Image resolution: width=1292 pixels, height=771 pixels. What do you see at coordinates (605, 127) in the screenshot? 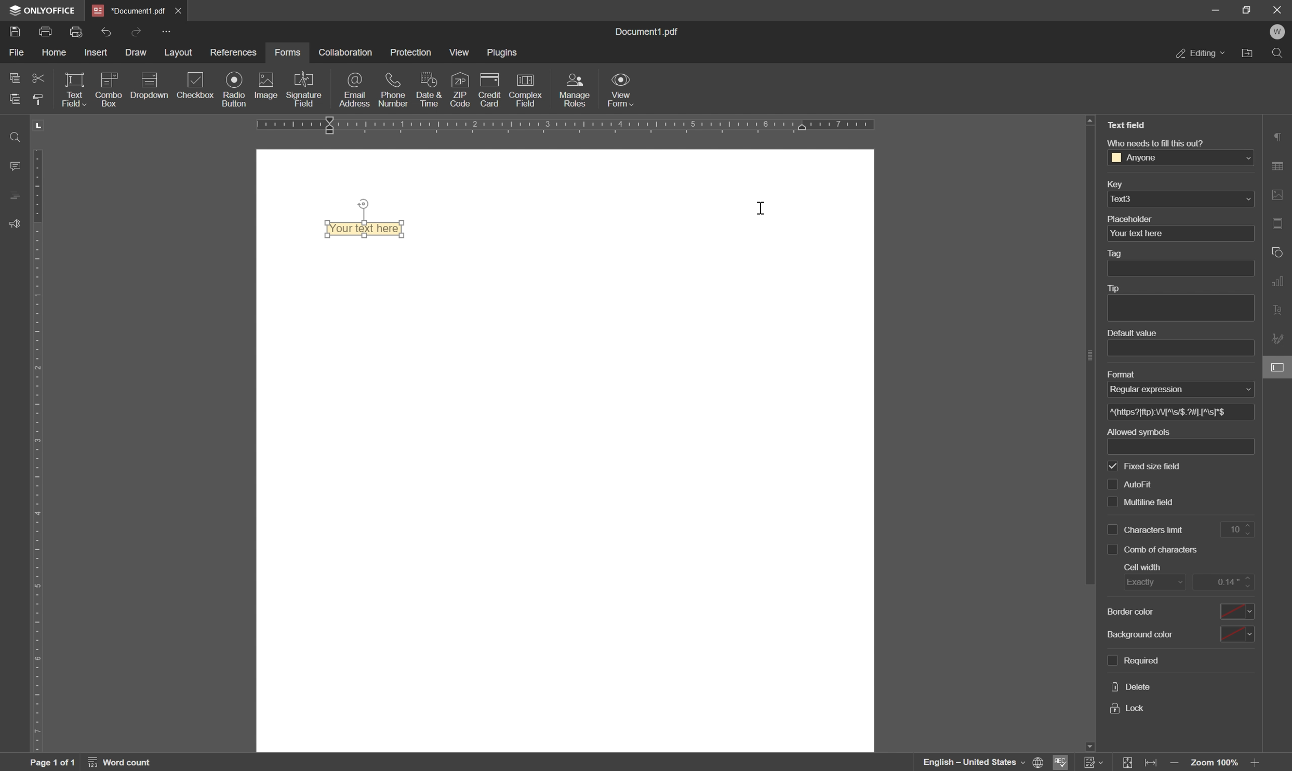
I see `ruler` at bounding box center [605, 127].